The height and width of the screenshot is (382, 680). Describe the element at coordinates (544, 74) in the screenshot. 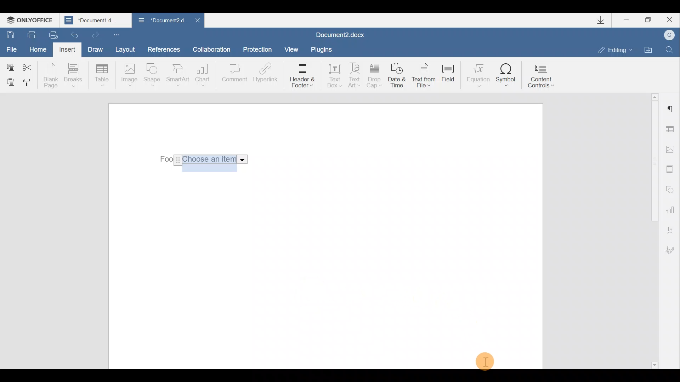

I see `Content controls` at that location.